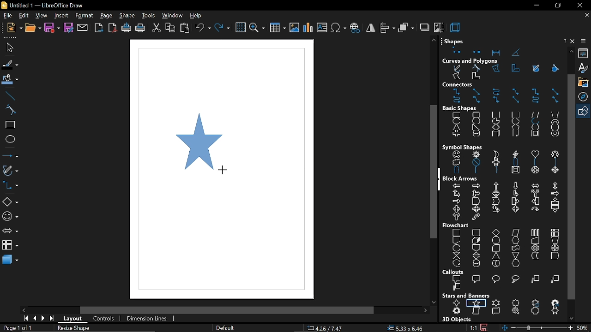  What do you see at coordinates (196, 140) in the screenshot?
I see `star shape` at bounding box center [196, 140].